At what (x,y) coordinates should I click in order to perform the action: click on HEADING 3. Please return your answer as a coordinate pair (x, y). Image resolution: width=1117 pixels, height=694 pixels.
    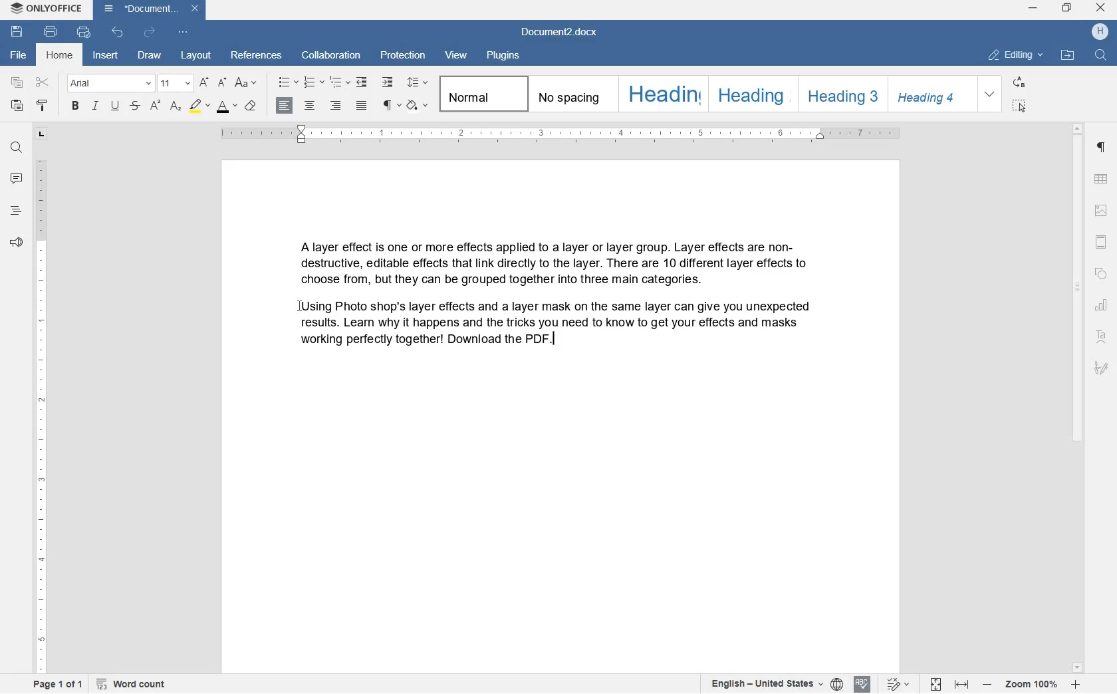
    Looking at the image, I should click on (838, 93).